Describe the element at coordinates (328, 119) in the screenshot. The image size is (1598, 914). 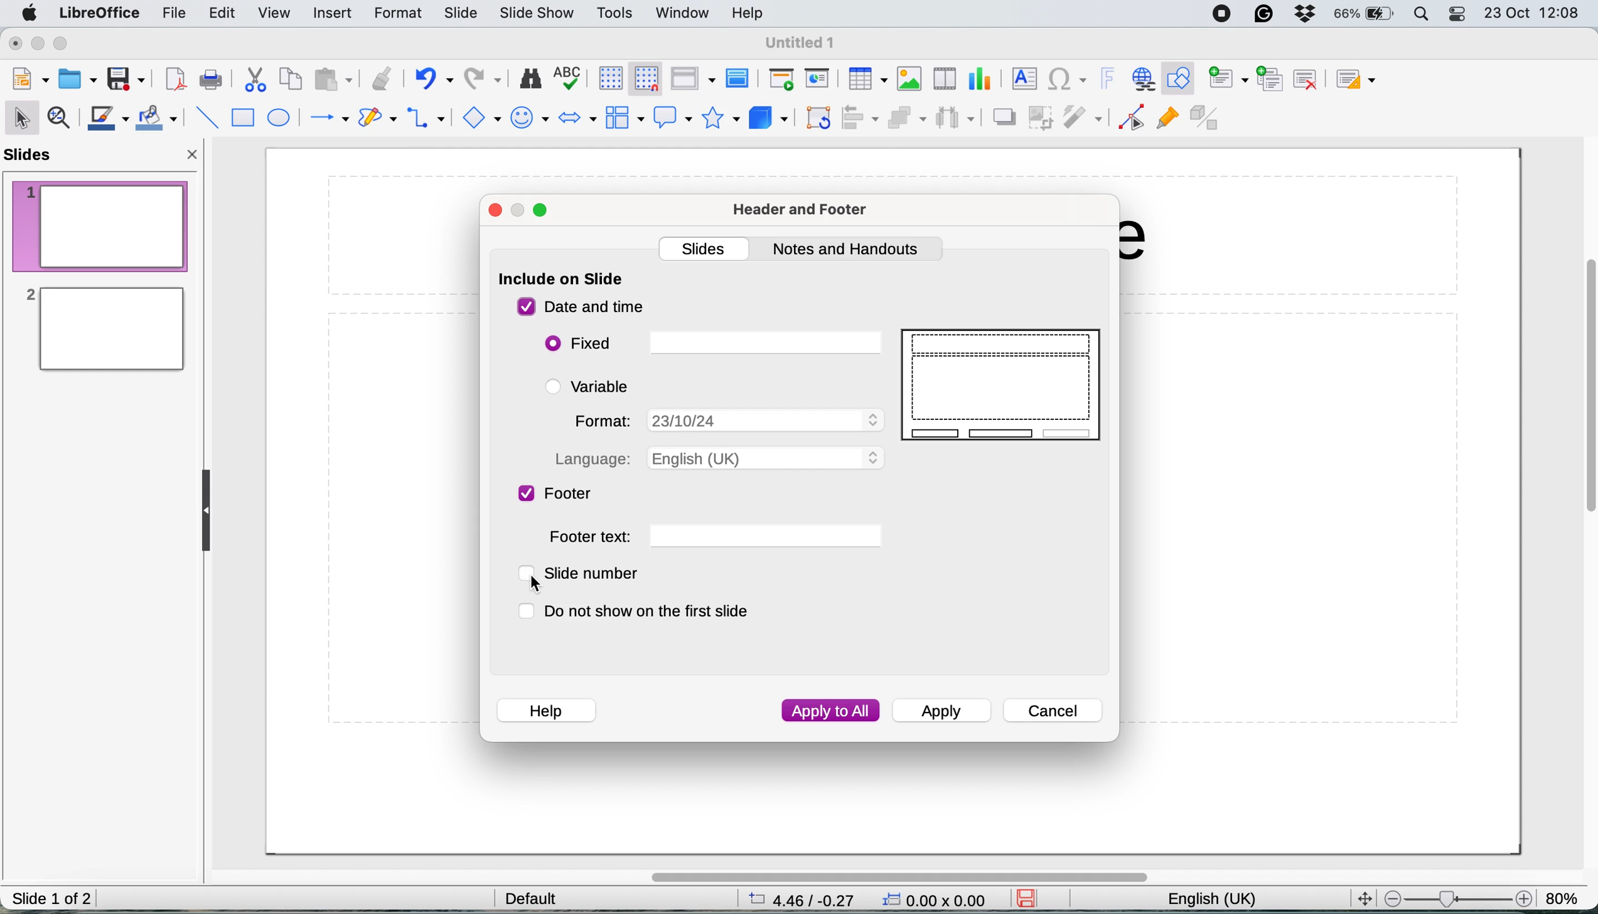
I see `insert arrow lines` at that location.